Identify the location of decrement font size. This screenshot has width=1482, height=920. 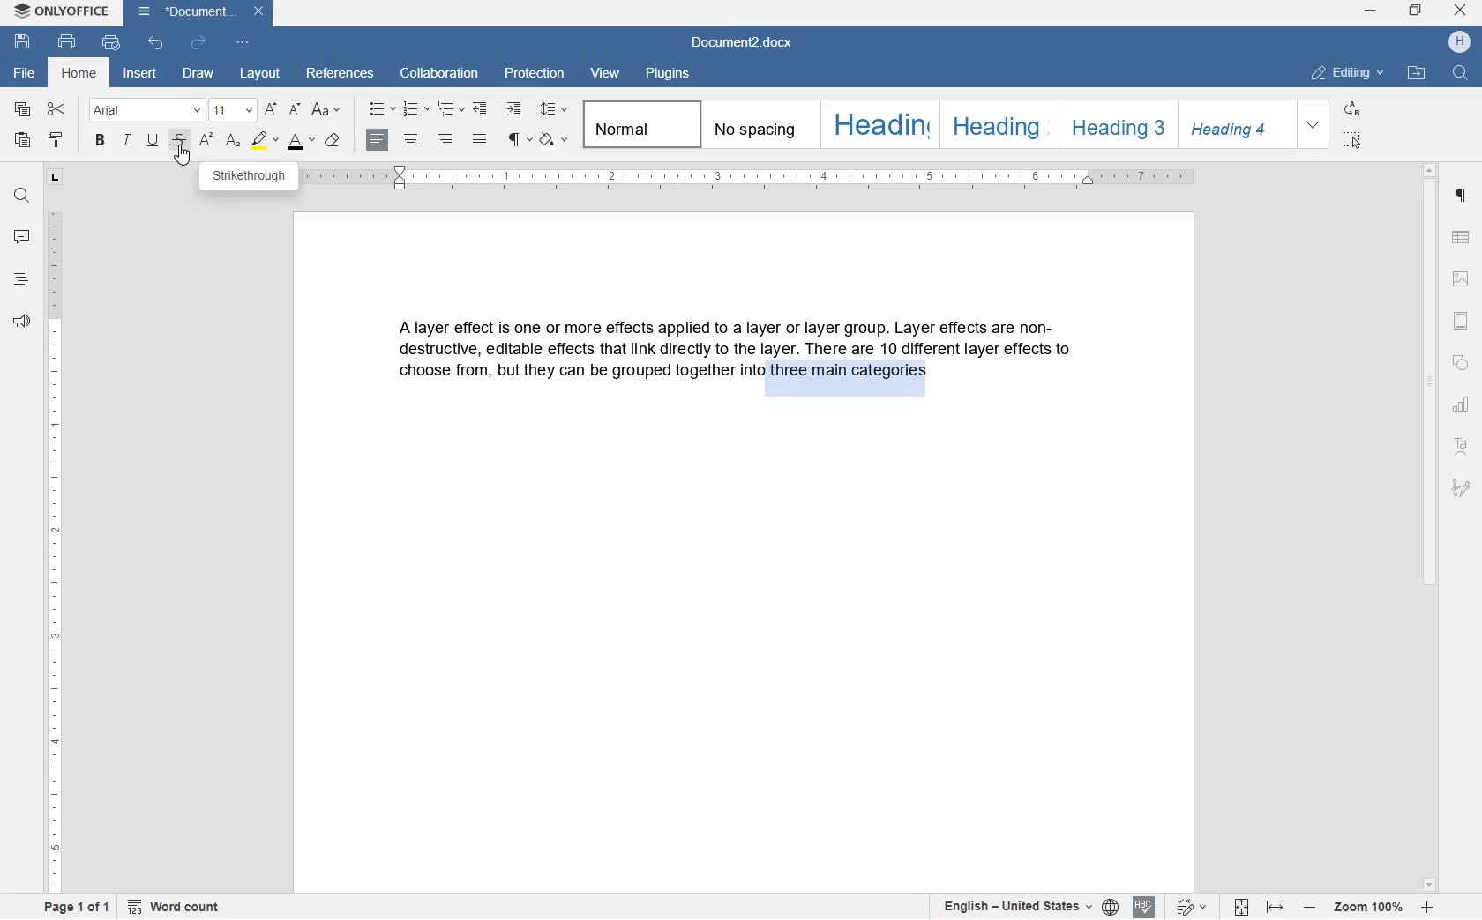
(296, 110).